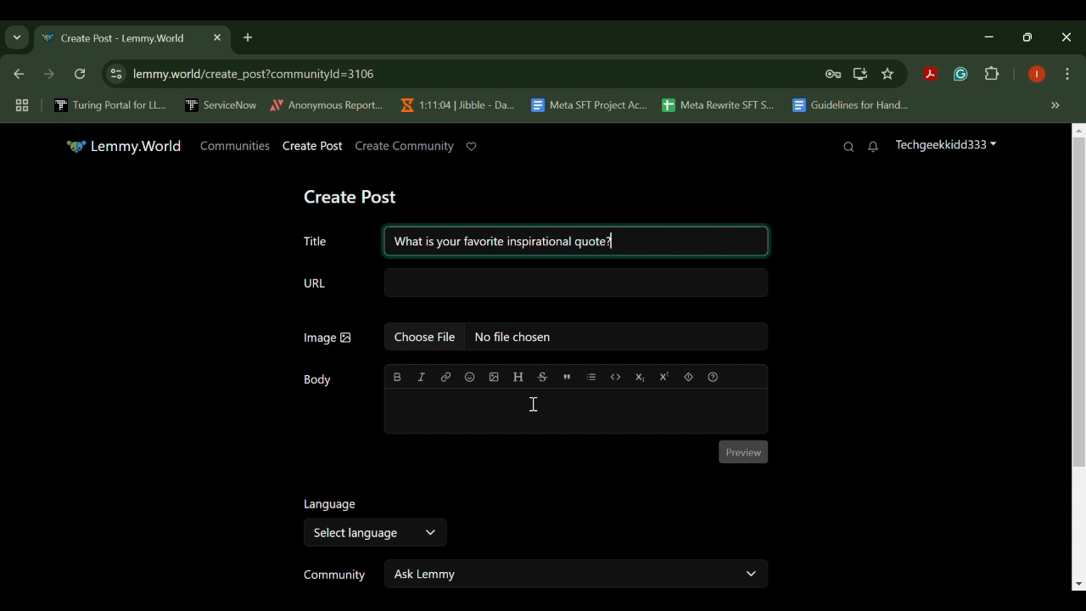 This screenshot has width=1086, height=611. I want to click on Image: No file chosen, so click(535, 339).